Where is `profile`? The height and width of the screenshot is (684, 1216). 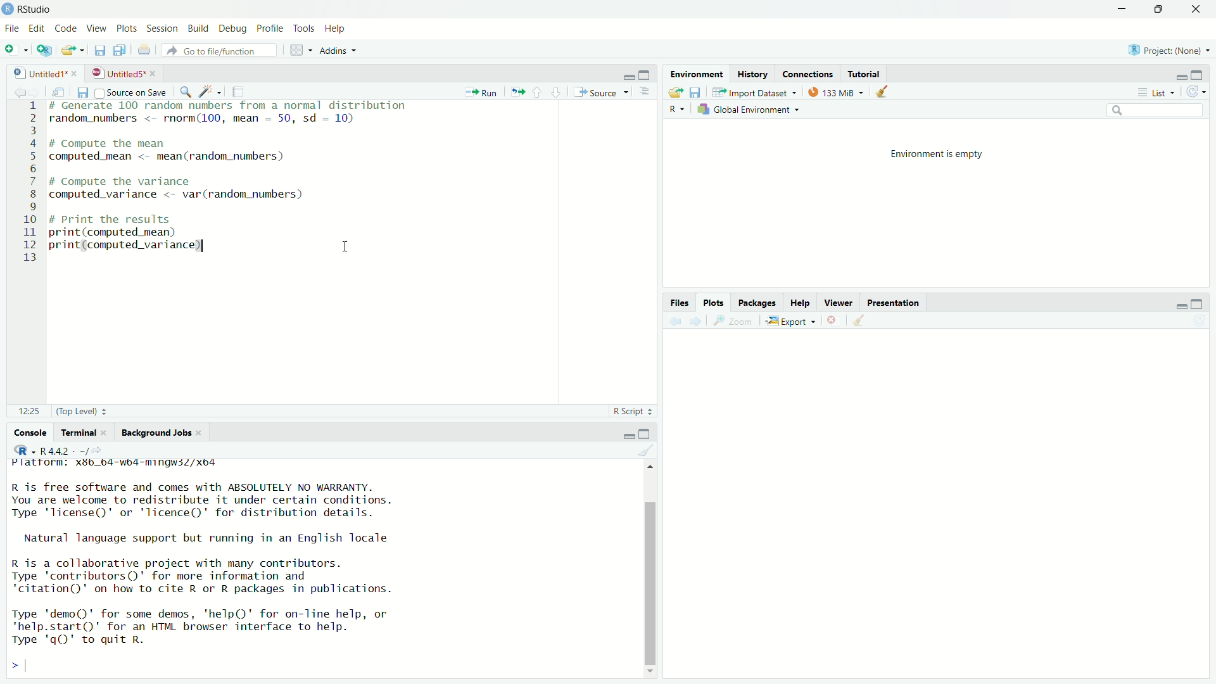
profile is located at coordinates (271, 27).